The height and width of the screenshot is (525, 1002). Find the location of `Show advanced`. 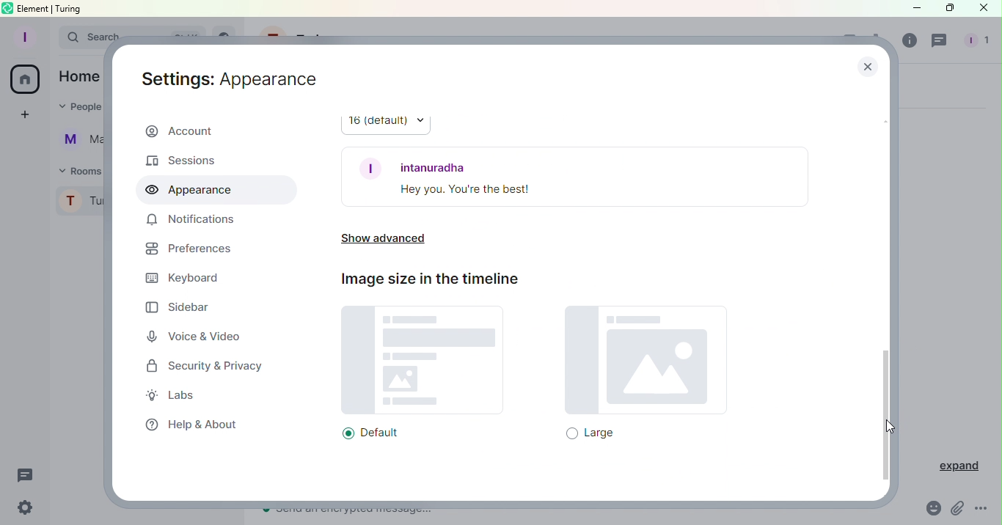

Show advanced is located at coordinates (384, 238).